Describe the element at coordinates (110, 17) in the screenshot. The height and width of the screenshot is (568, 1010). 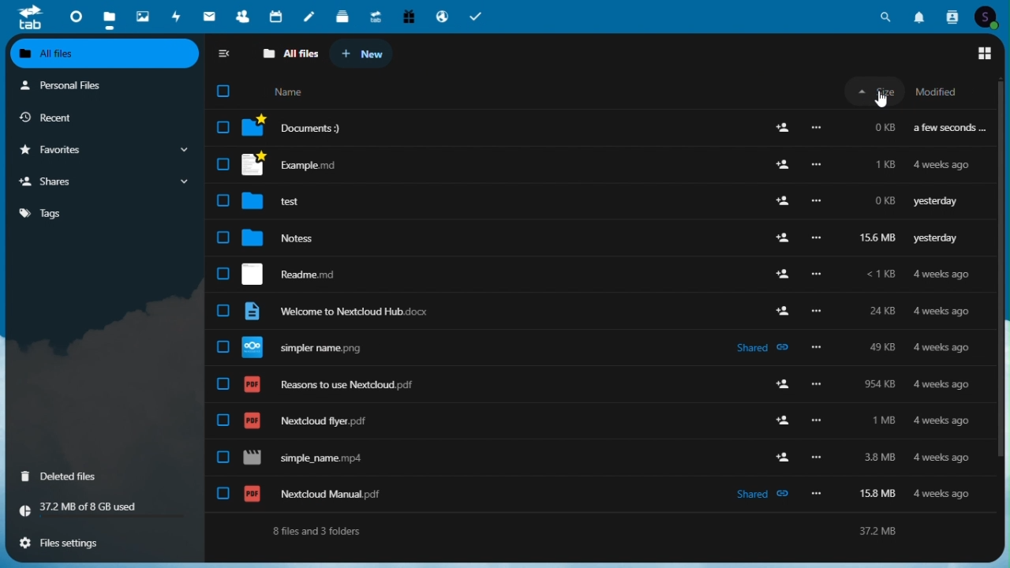
I see `Files` at that location.